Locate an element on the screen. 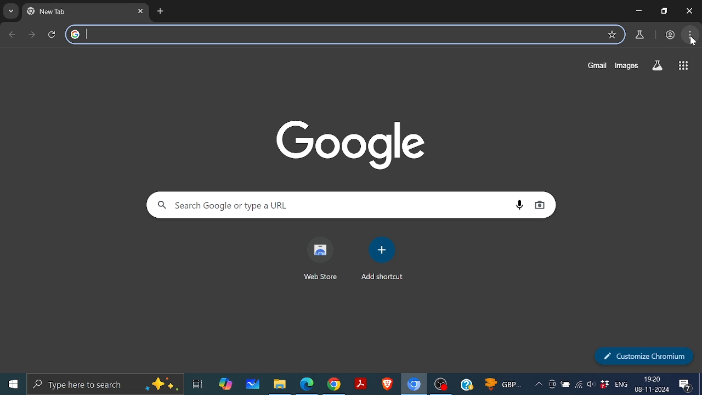 Image resolution: width=702 pixels, height=395 pixels. Add shortcut is located at coordinates (383, 261).